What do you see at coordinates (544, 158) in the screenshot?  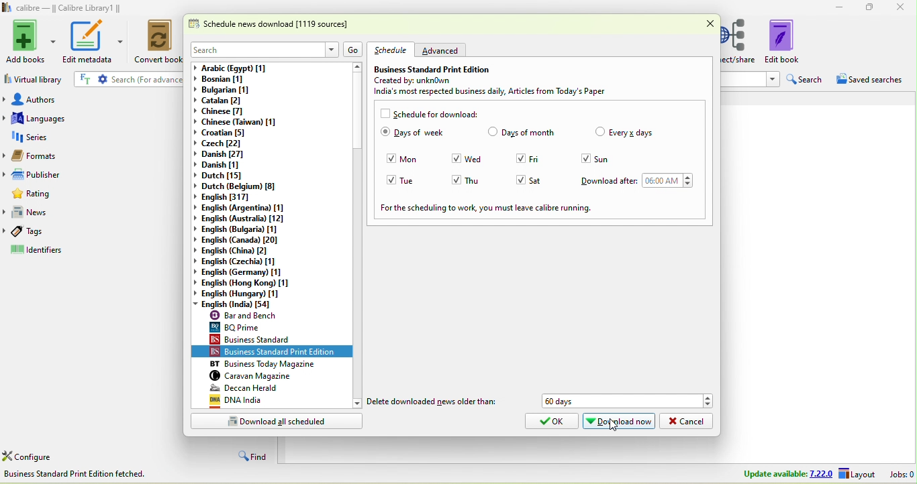 I see `fri` at bounding box center [544, 158].